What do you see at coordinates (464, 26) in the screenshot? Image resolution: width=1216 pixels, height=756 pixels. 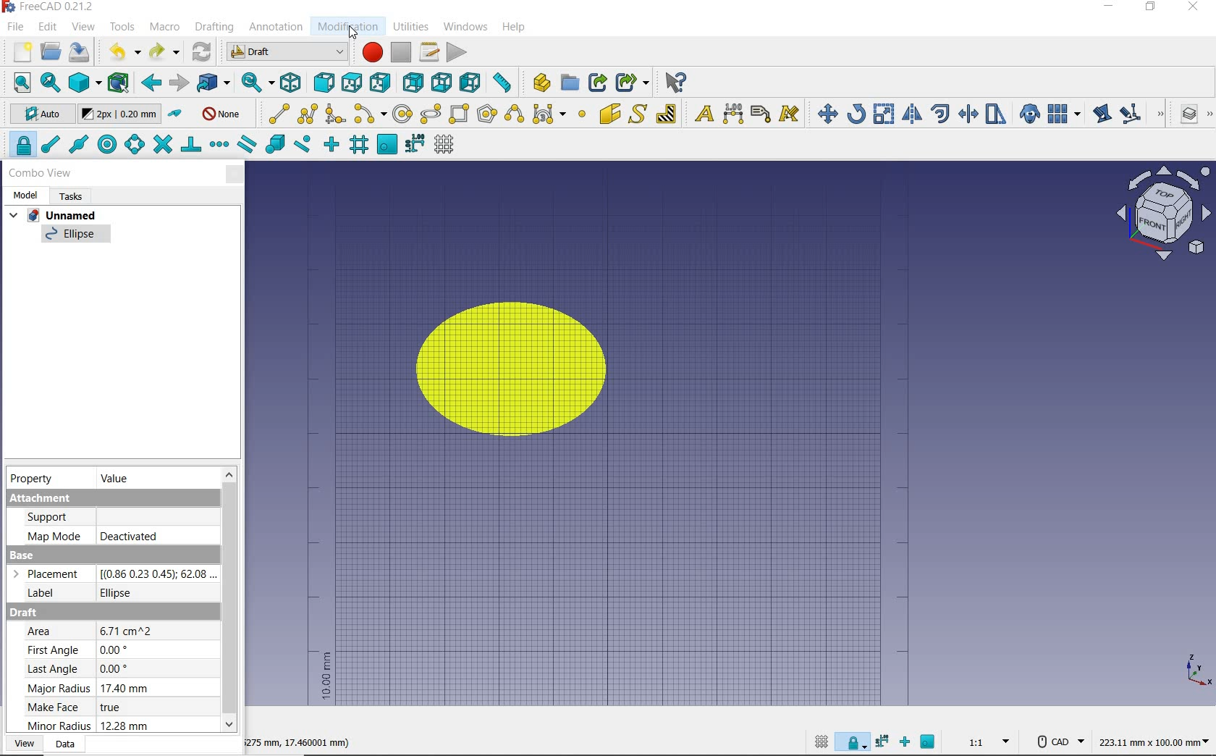 I see `windows` at bounding box center [464, 26].